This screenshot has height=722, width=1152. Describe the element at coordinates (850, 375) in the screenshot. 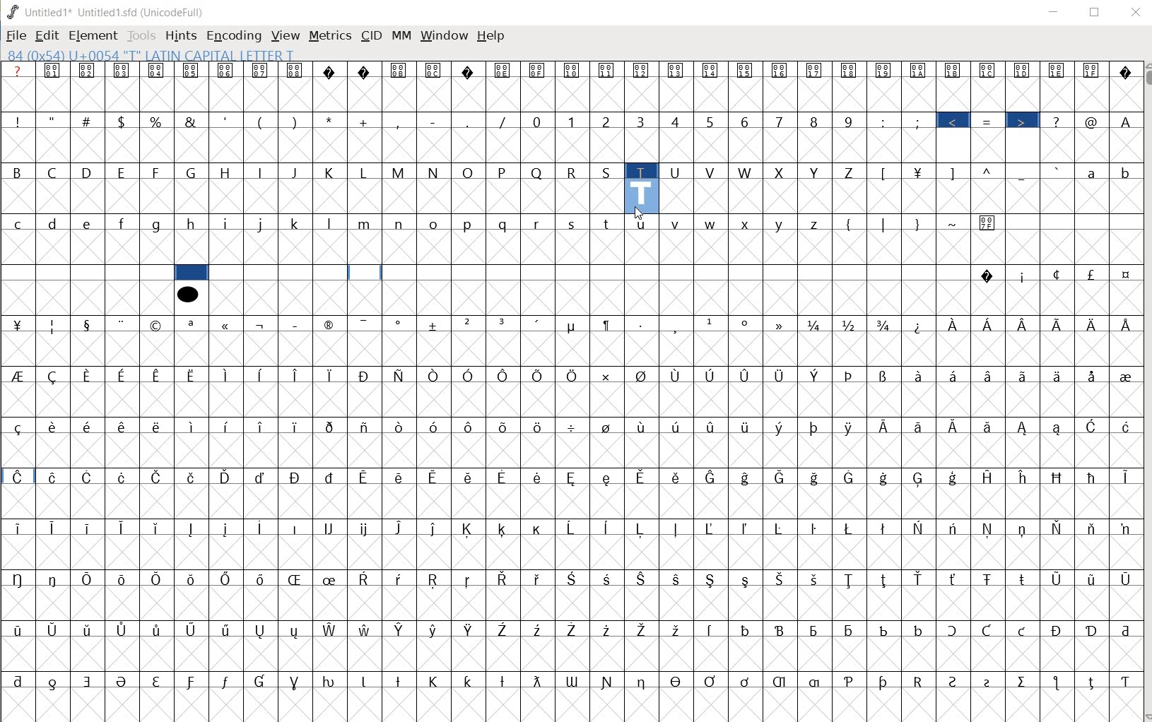

I see `Symbol` at that location.